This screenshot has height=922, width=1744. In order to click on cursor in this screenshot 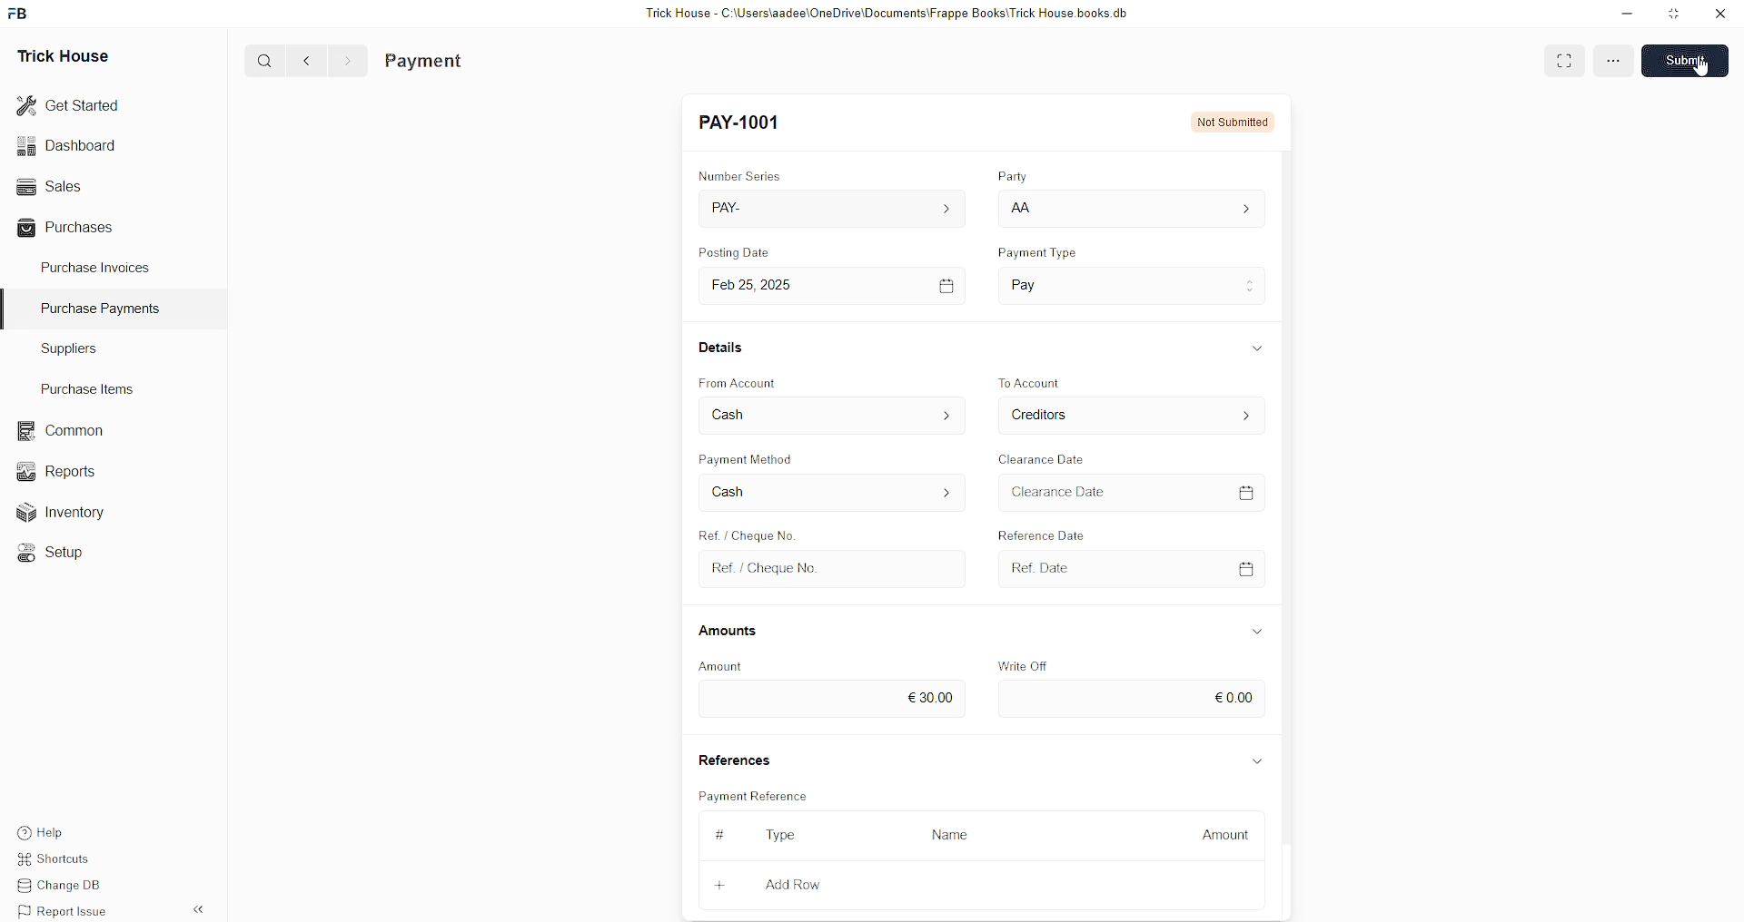, I will do `click(1700, 66)`.